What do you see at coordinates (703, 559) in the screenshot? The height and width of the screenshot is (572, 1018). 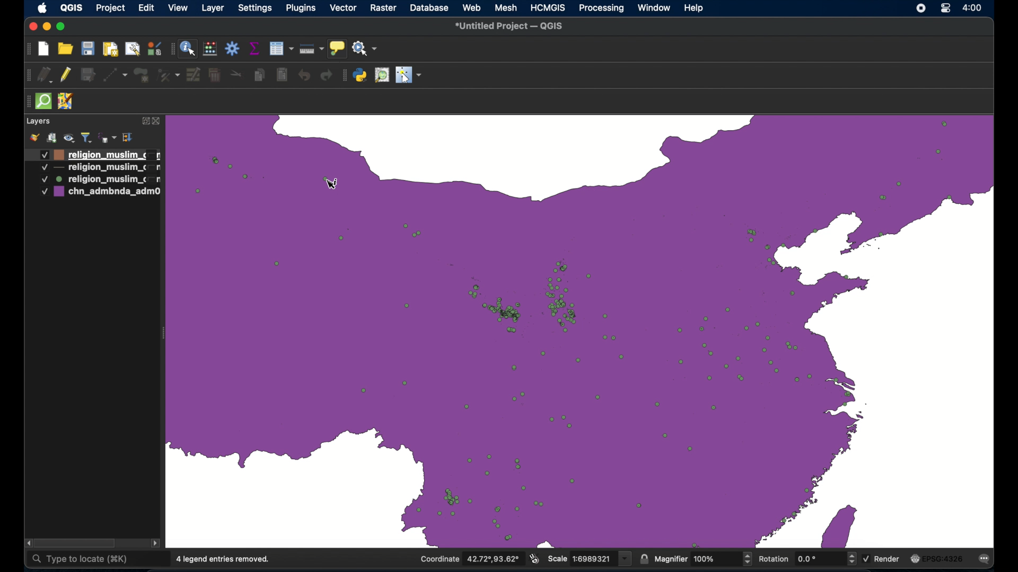 I see `magnifier` at bounding box center [703, 559].